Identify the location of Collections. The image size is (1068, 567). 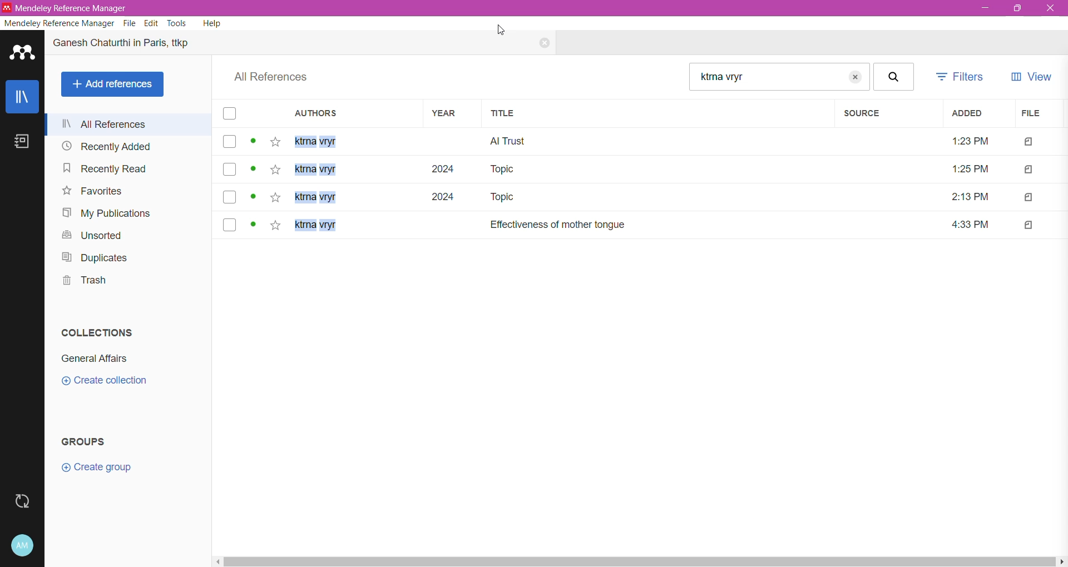
(98, 332).